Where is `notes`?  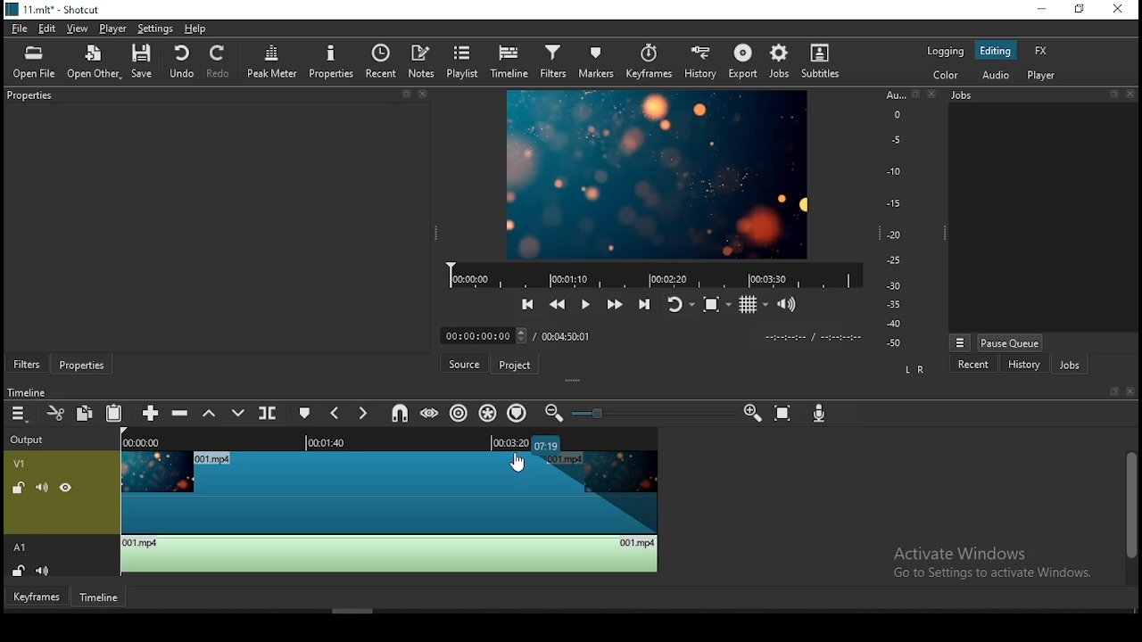 notes is located at coordinates (423, 62).